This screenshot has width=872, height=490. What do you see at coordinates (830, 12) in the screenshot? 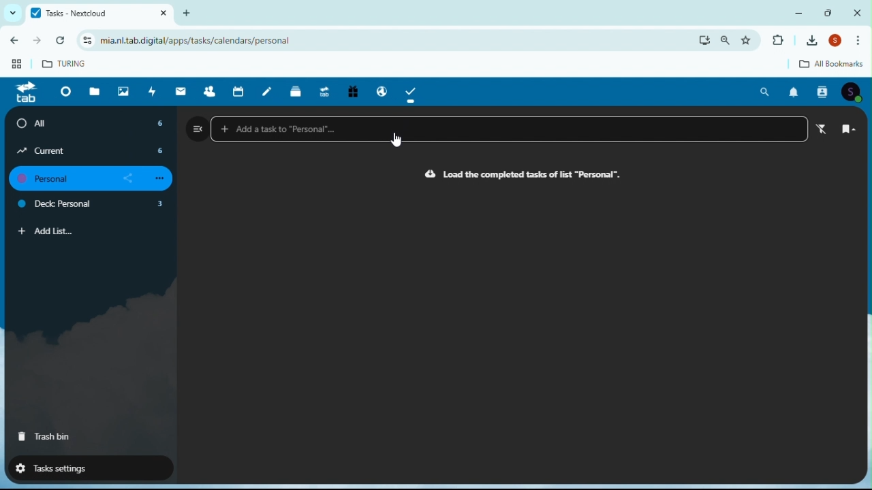
I see `Restore` at bounding box center [830, 12].